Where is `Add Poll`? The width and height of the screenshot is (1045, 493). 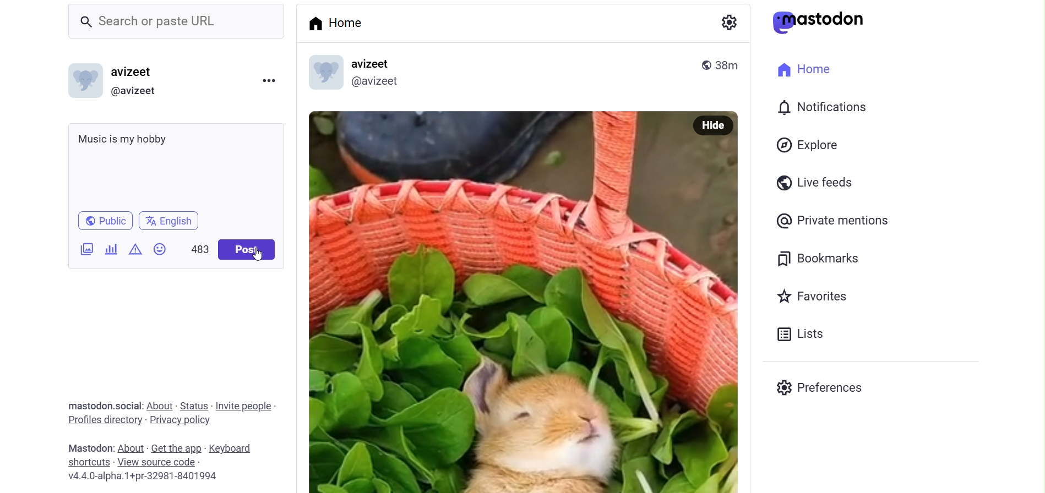
Add Poll is located at coordinates (111, 248).